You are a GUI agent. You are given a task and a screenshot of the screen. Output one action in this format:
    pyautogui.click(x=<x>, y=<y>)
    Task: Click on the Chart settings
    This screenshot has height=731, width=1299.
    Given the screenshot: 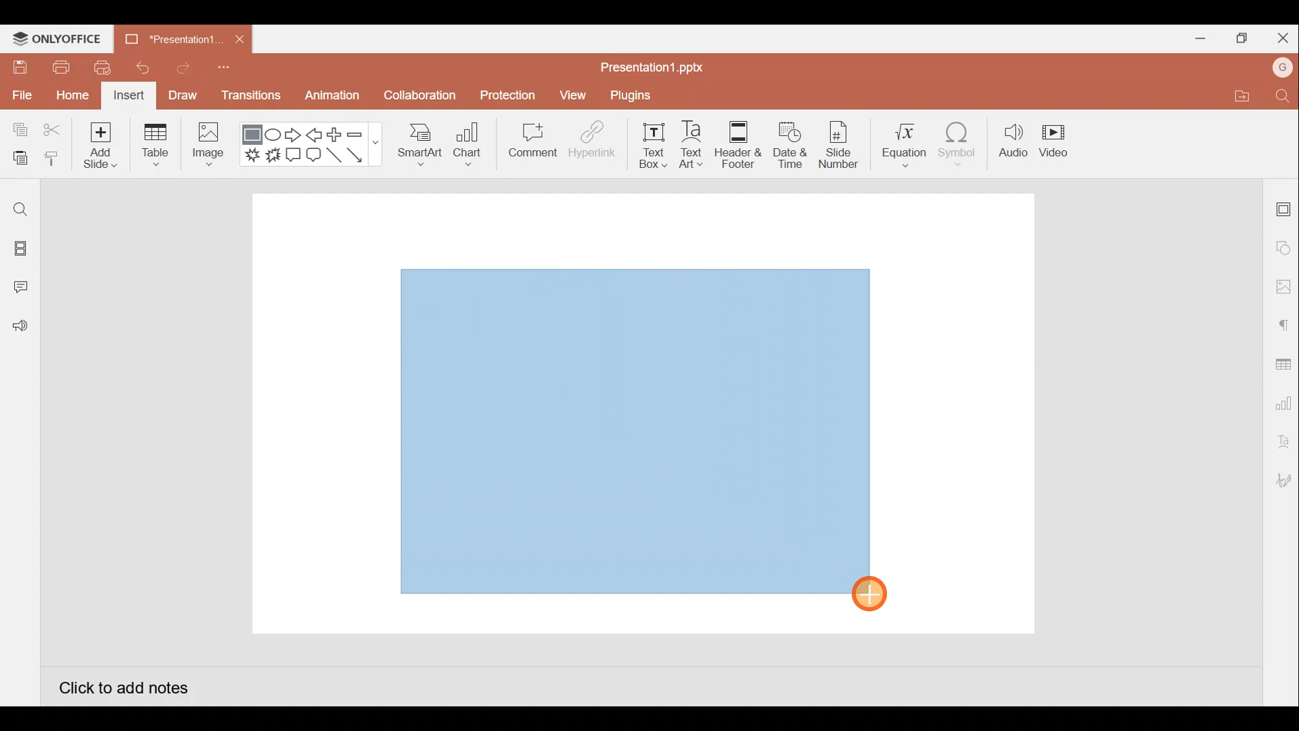 What is the action you would take?
    pyautogui.click(x=1281, y=401)
    